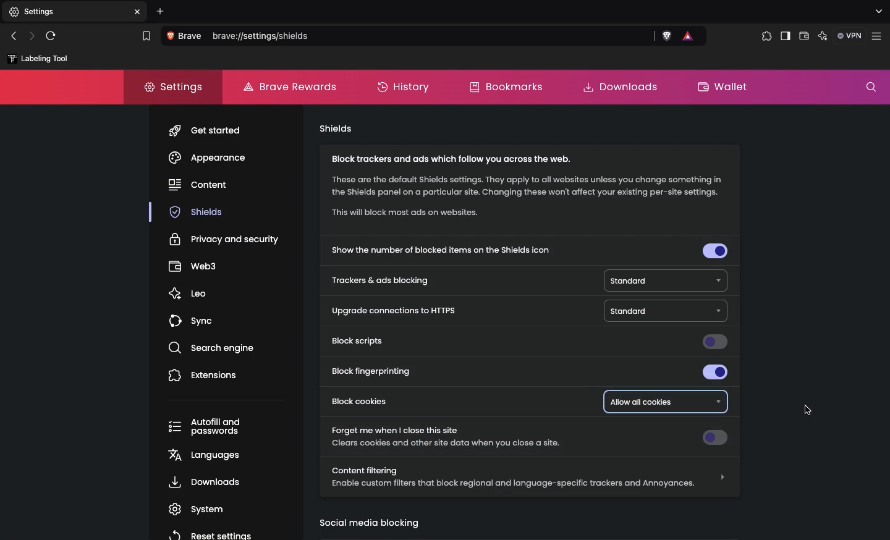  Describe the element at coordinates (531, 436) in the screenshot. I see `Forget me when I close this site Clears cookies and other site data when you close a site.` at that location.